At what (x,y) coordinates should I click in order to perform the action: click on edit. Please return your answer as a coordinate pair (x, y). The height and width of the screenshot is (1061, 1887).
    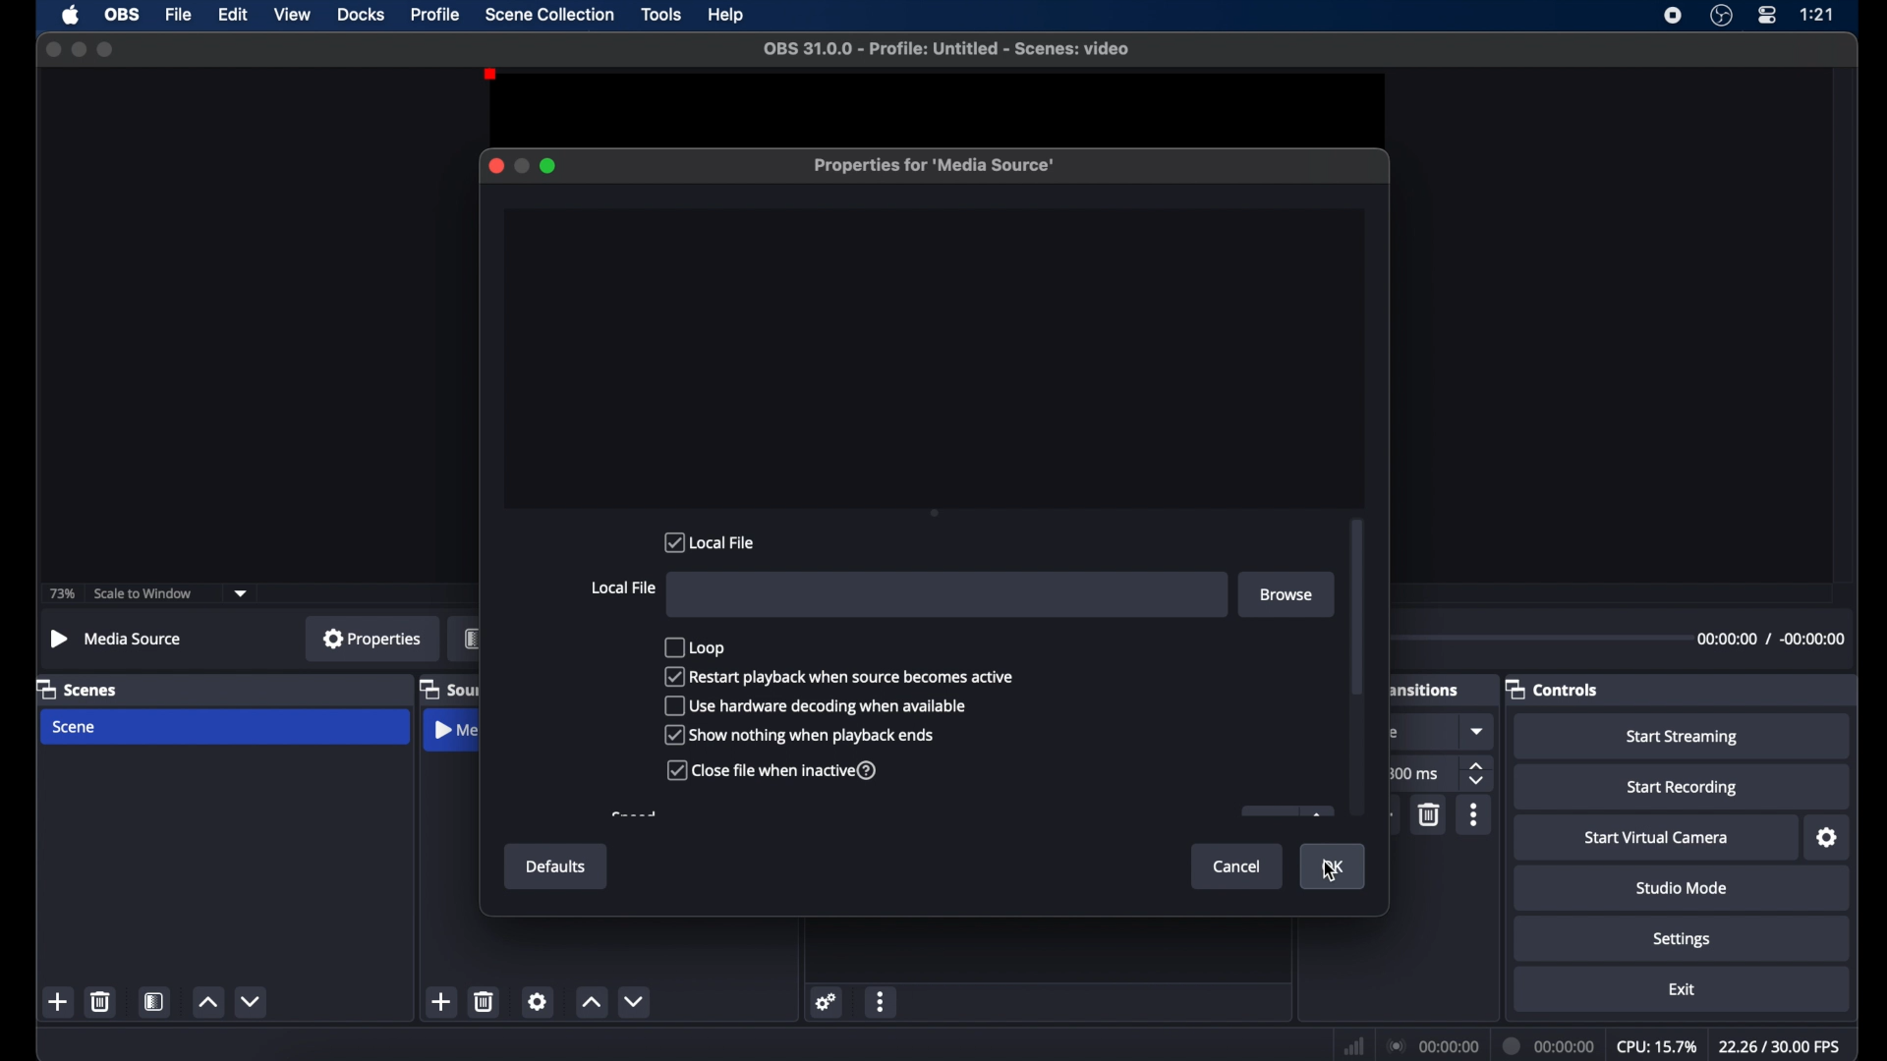
    Looking at the image, I should click on (232, 14).